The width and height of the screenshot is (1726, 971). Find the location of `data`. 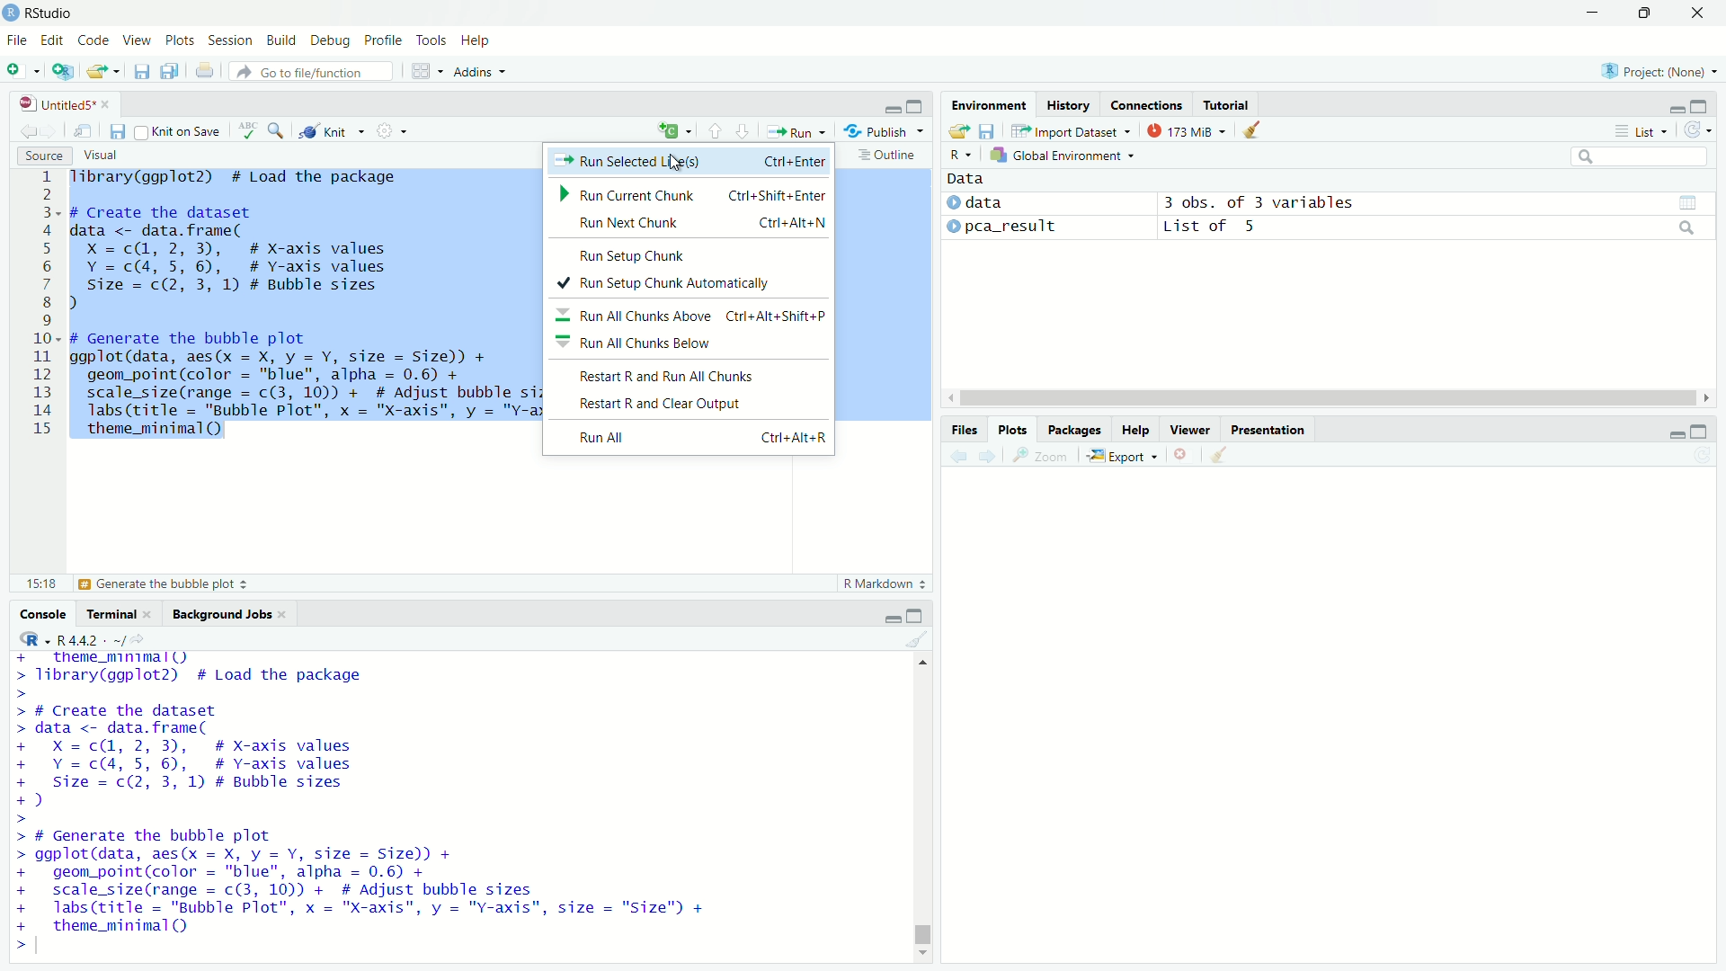

data is located at coordinates (967, 179).